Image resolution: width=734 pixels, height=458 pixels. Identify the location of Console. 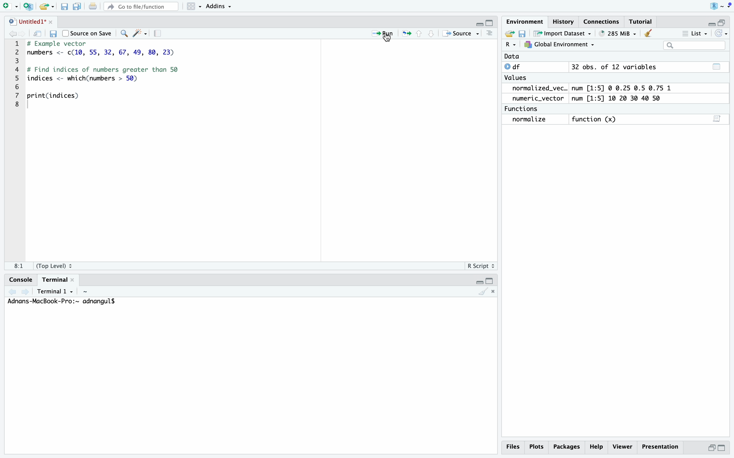
(17, 279).